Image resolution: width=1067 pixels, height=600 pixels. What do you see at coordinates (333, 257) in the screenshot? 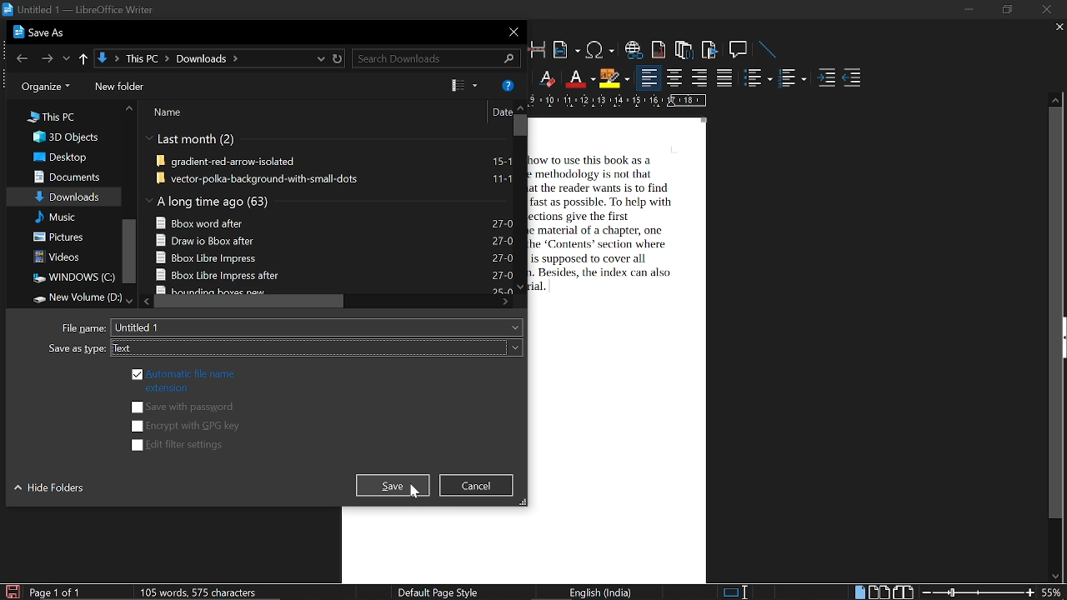
I see `Final Submission Atri 04-1` at bounding box center [333, 257].